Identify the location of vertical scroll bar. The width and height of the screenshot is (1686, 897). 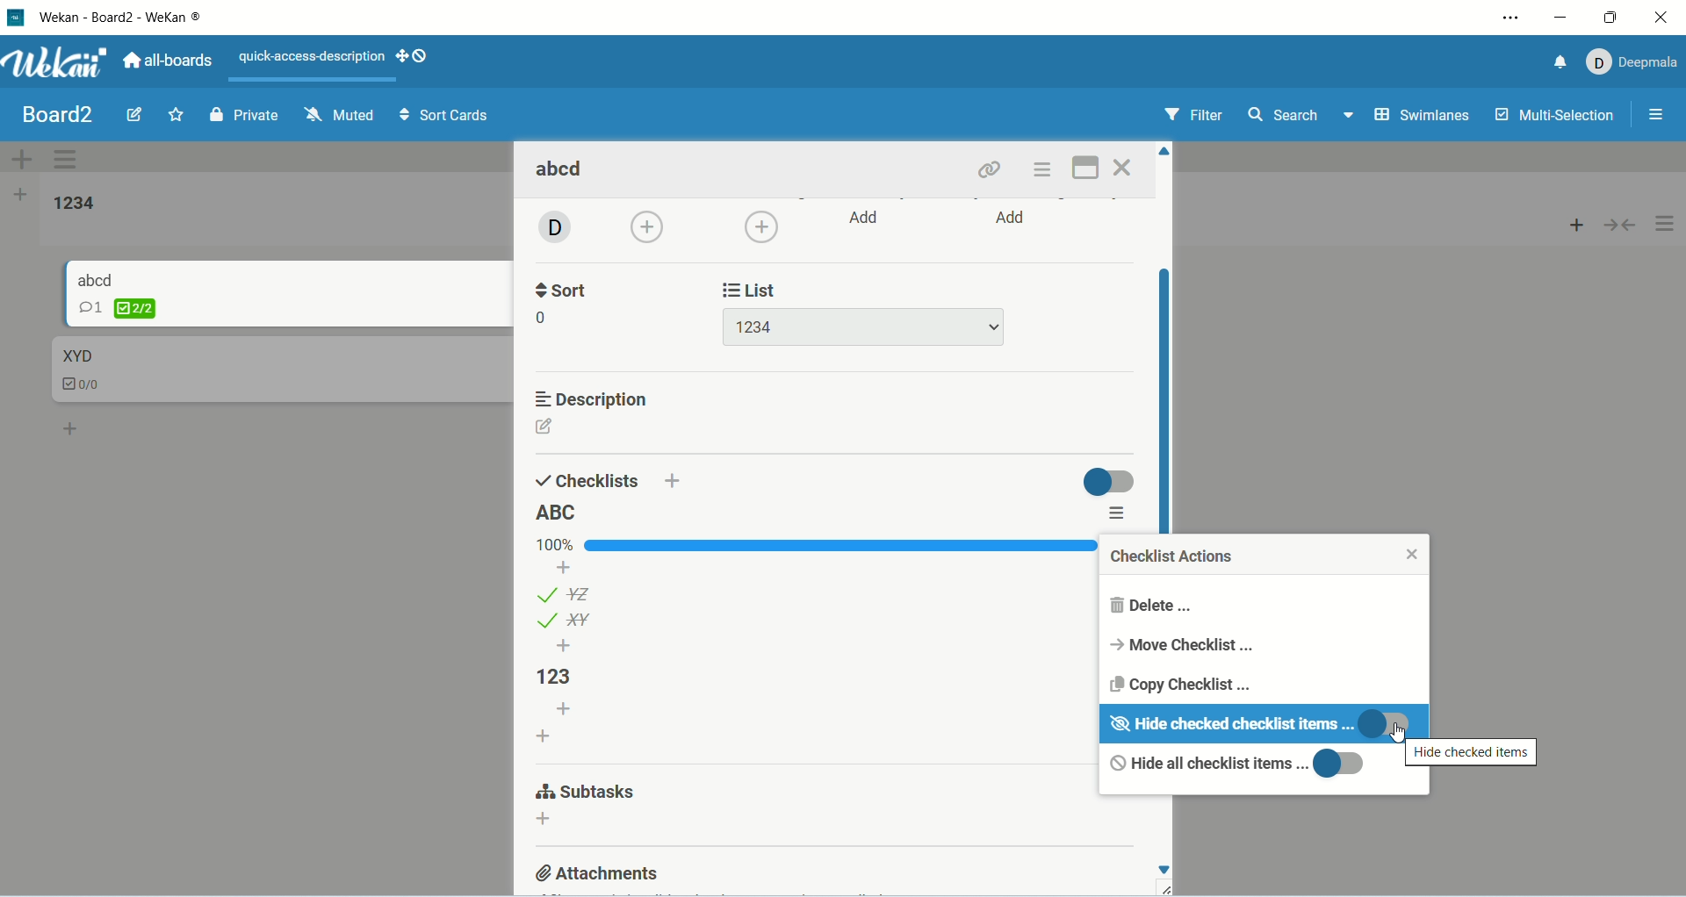
(1164, 397).